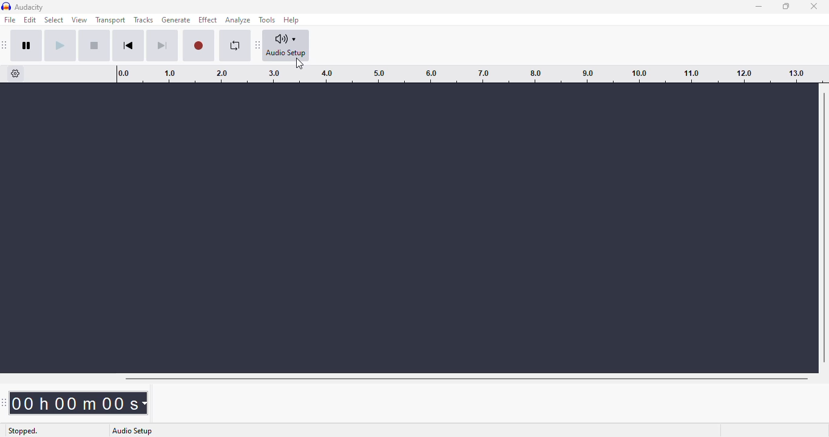 The width and height of the screenshot is (829, 437). Describe the element at coordinates (30, 7) in the screenshot. I see `audacity` at that location.